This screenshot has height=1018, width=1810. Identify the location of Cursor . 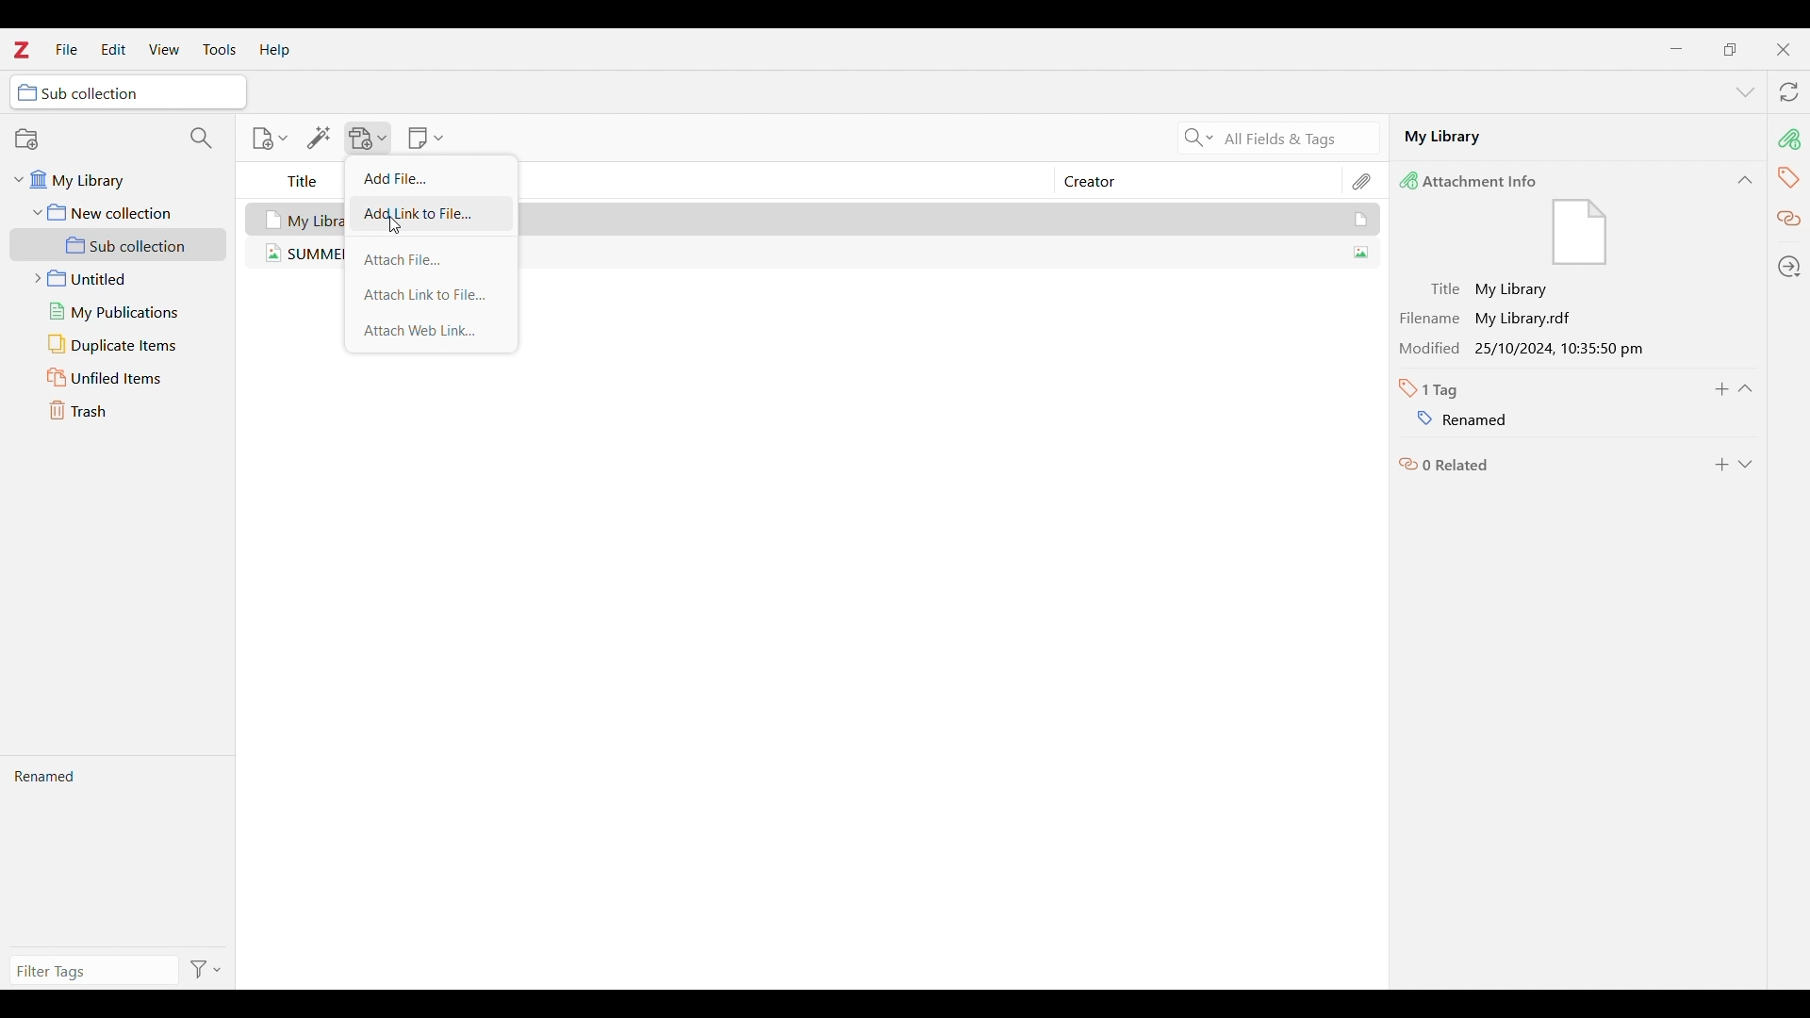
(395, 225).